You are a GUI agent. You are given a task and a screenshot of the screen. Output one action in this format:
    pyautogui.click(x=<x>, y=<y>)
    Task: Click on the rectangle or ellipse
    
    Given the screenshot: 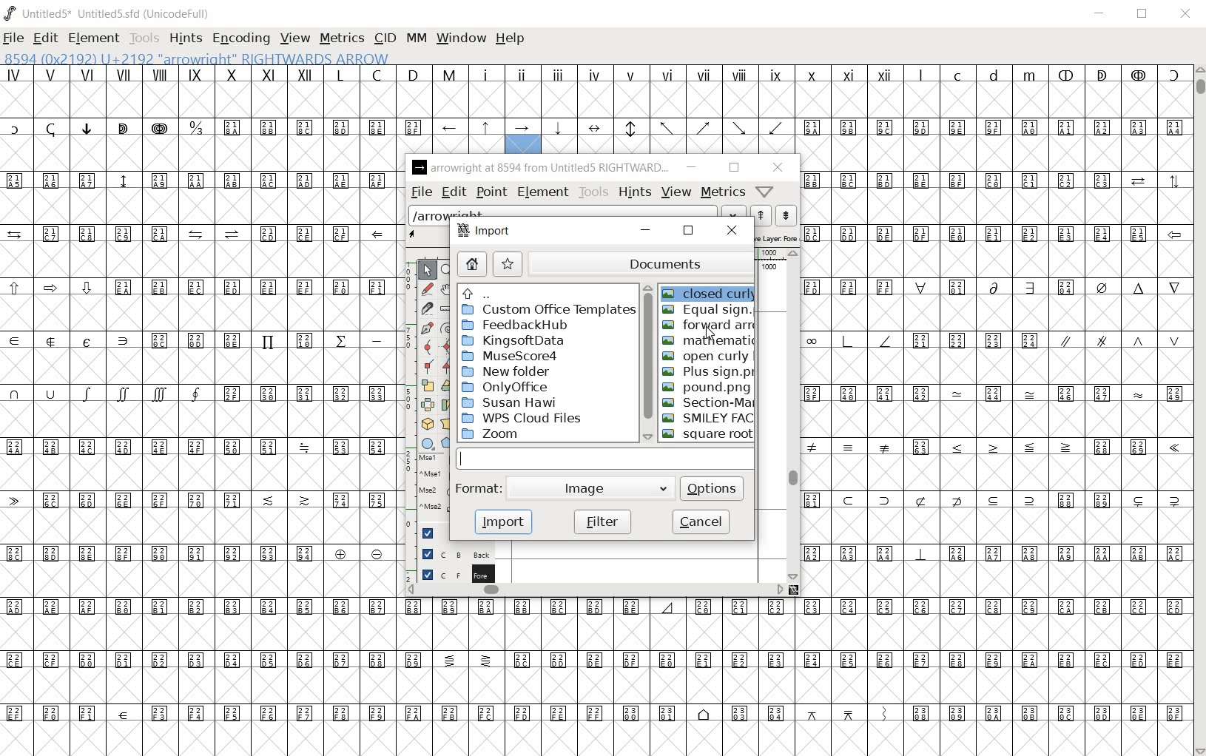 What is the action you would take?
    pyautogui.click(x=428, y=443)
    